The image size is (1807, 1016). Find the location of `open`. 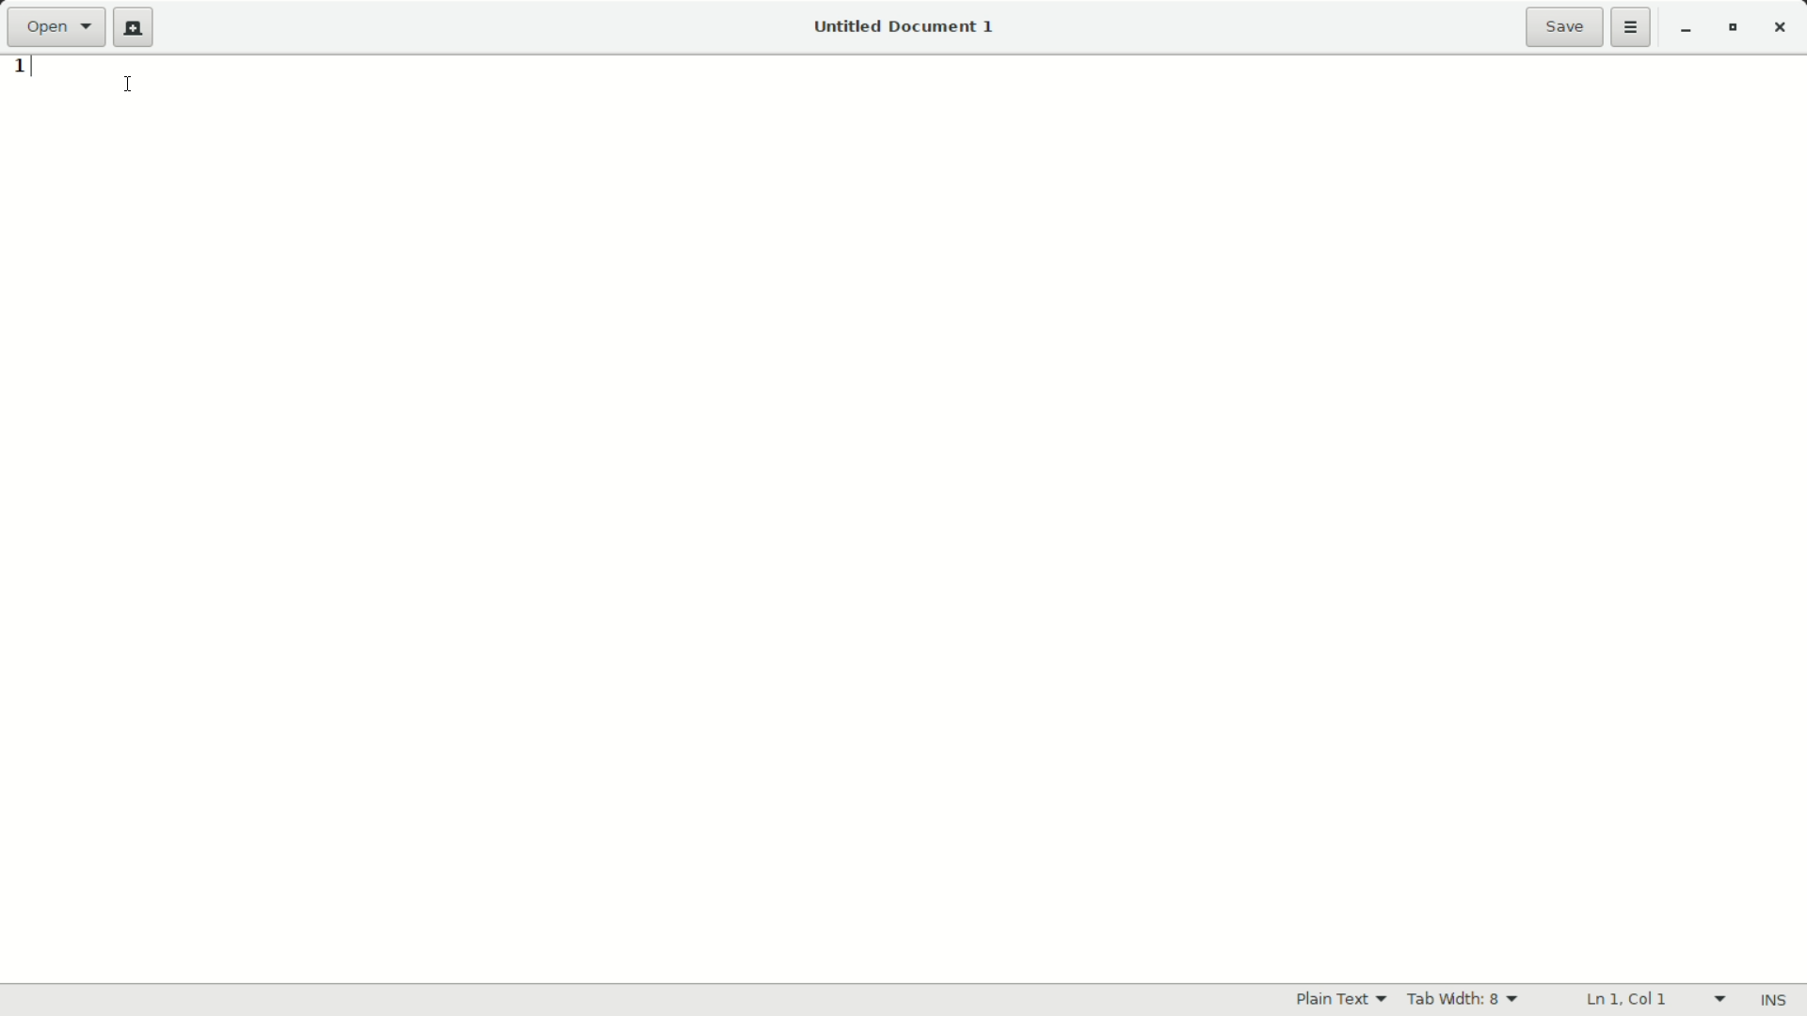

open is located at coordinates (58, 27).